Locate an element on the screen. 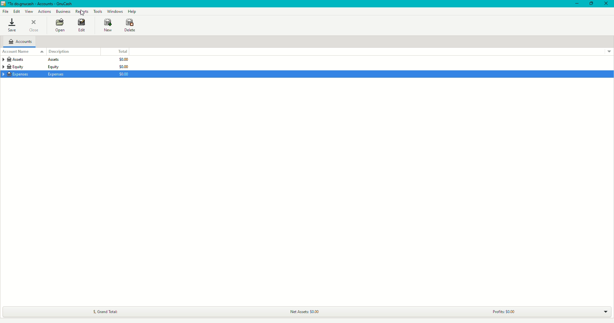 The height and width of the screenshot is (323, 614). Open is located at coordinates (58, 26).